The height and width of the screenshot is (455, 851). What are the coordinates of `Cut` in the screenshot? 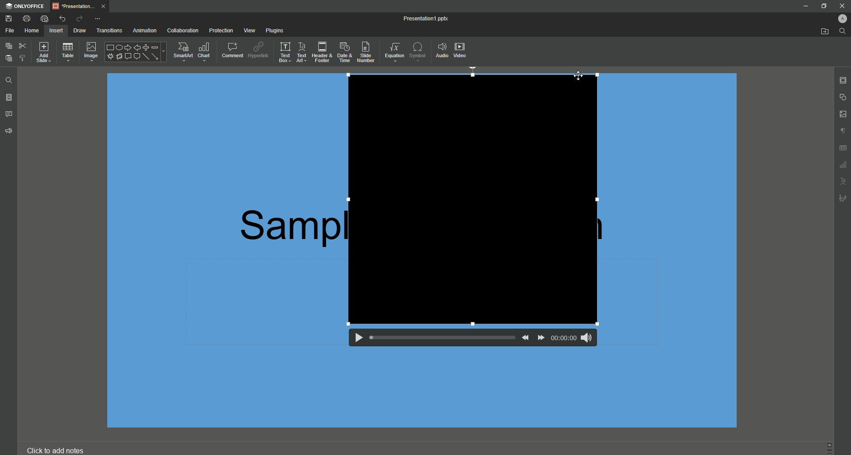 It's located at (22, 45).